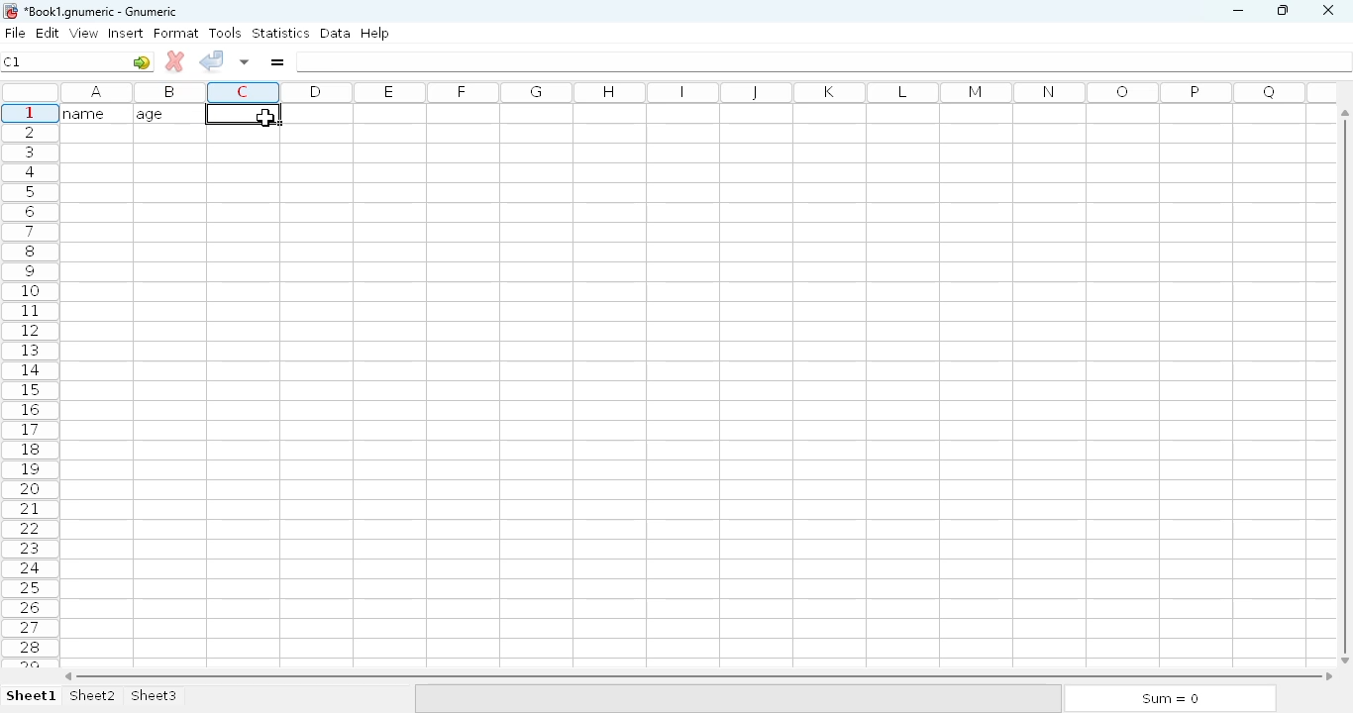  I want to click on cancel change, so click(175, 61).